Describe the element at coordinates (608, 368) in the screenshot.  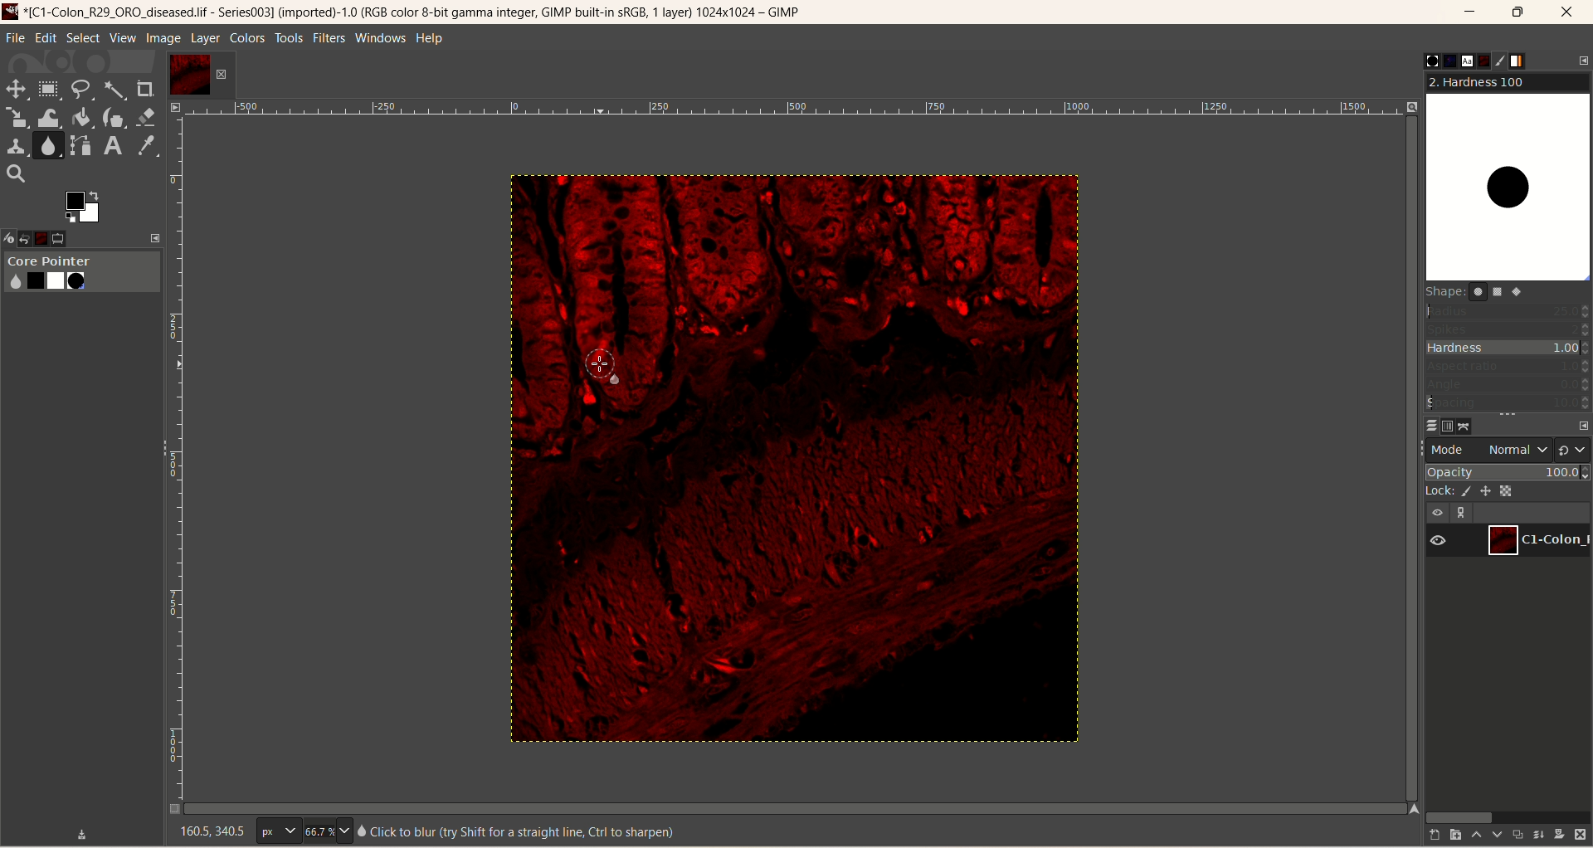
I see `cursor` at that location.